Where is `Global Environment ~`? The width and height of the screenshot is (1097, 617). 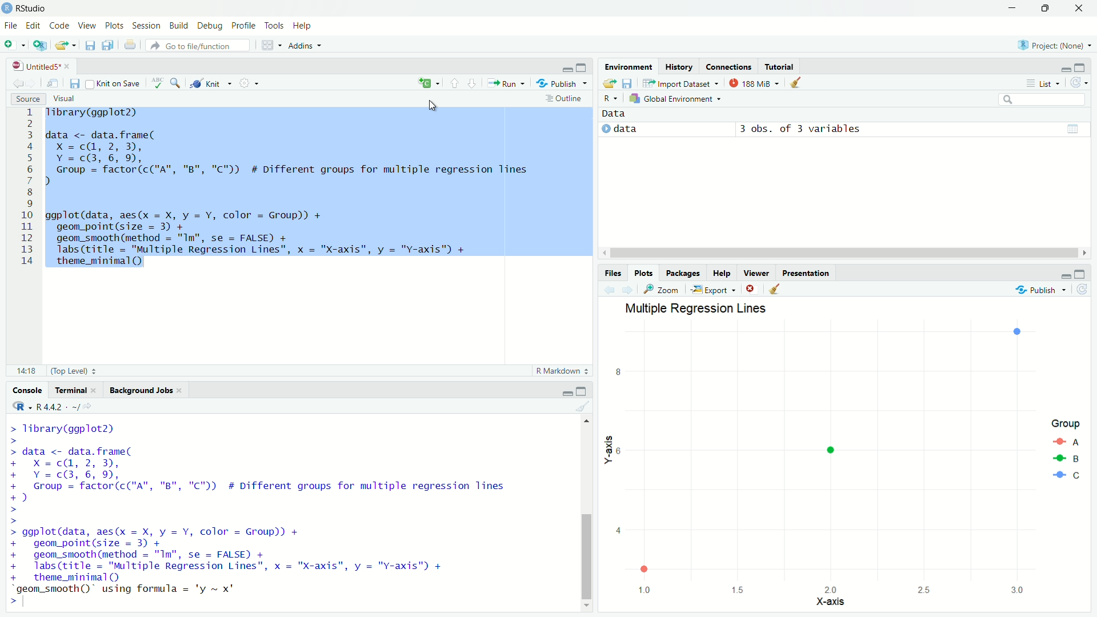
Global Environment ~ is located at coordinates (676, 98).